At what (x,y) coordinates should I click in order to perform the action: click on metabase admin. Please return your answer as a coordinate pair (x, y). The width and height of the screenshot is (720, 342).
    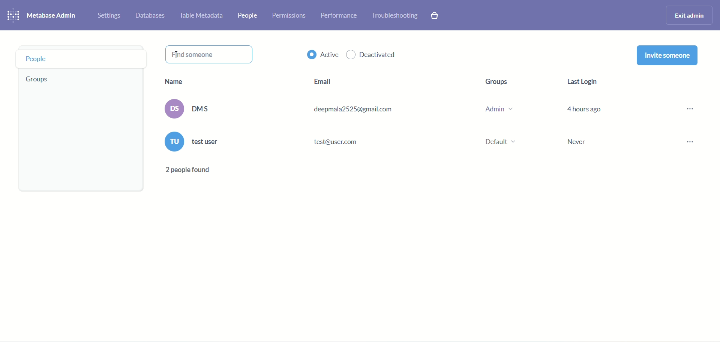
    Looking at the image, I should click on (53, 16).